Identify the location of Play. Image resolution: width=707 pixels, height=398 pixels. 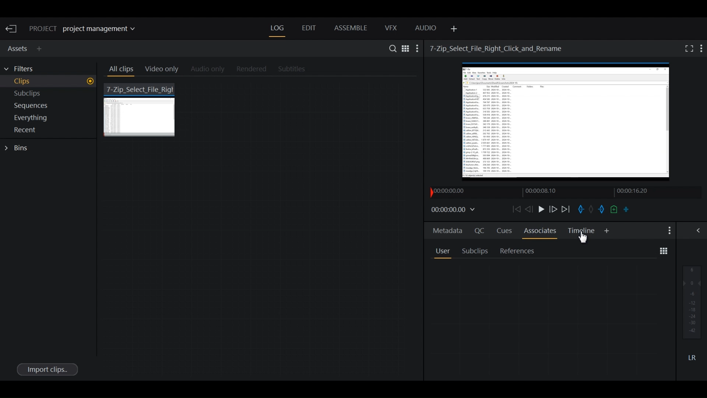
(541, 209).